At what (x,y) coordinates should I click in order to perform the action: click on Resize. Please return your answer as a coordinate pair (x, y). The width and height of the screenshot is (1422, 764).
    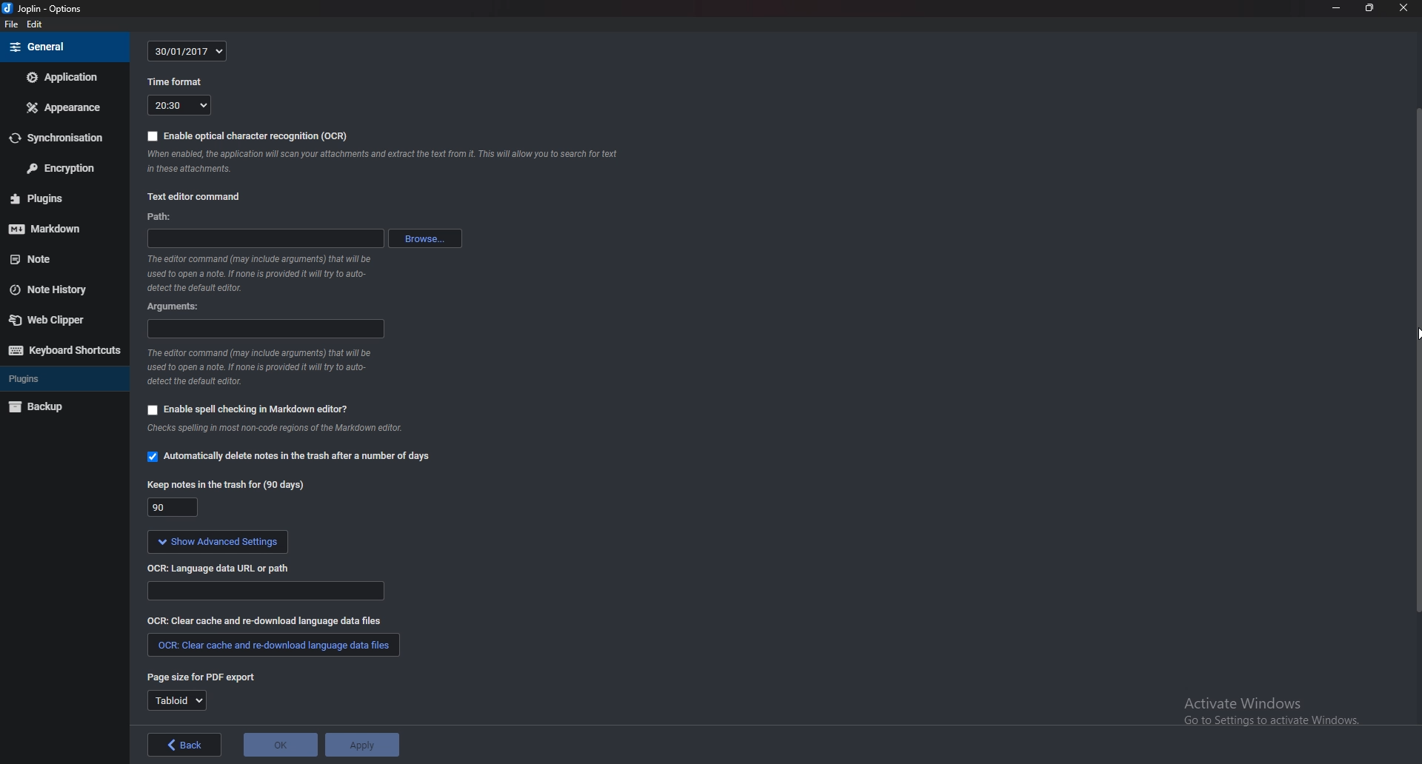
    Looking at the image, I should click on (1367, 8).